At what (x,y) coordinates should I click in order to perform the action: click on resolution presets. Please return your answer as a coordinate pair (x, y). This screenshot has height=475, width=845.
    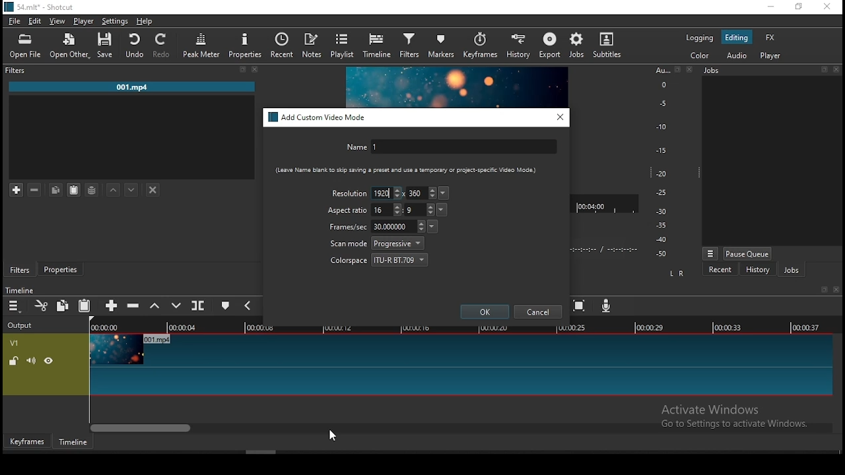
    Looking at the image, I should click on (445, 193).